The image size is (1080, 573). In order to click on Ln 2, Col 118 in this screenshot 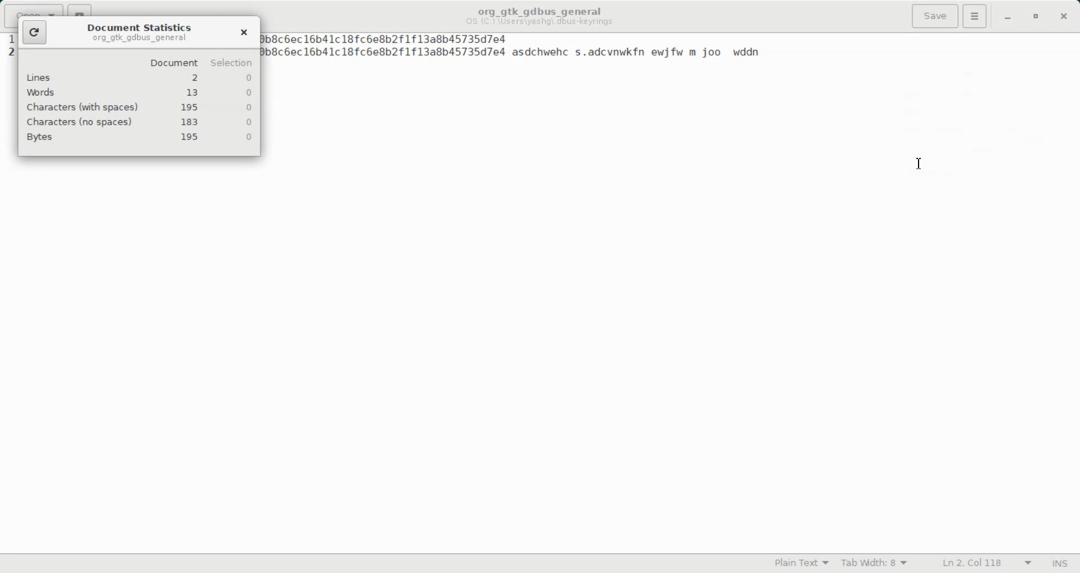, I will do `click(987, 563)`.